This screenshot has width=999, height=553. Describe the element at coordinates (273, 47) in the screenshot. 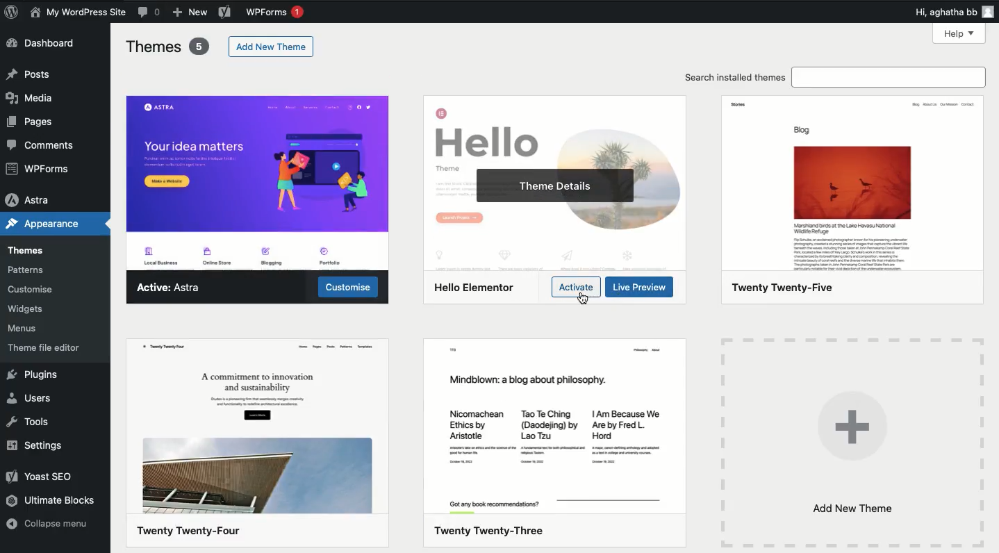

I see `Add new theme` at that location.